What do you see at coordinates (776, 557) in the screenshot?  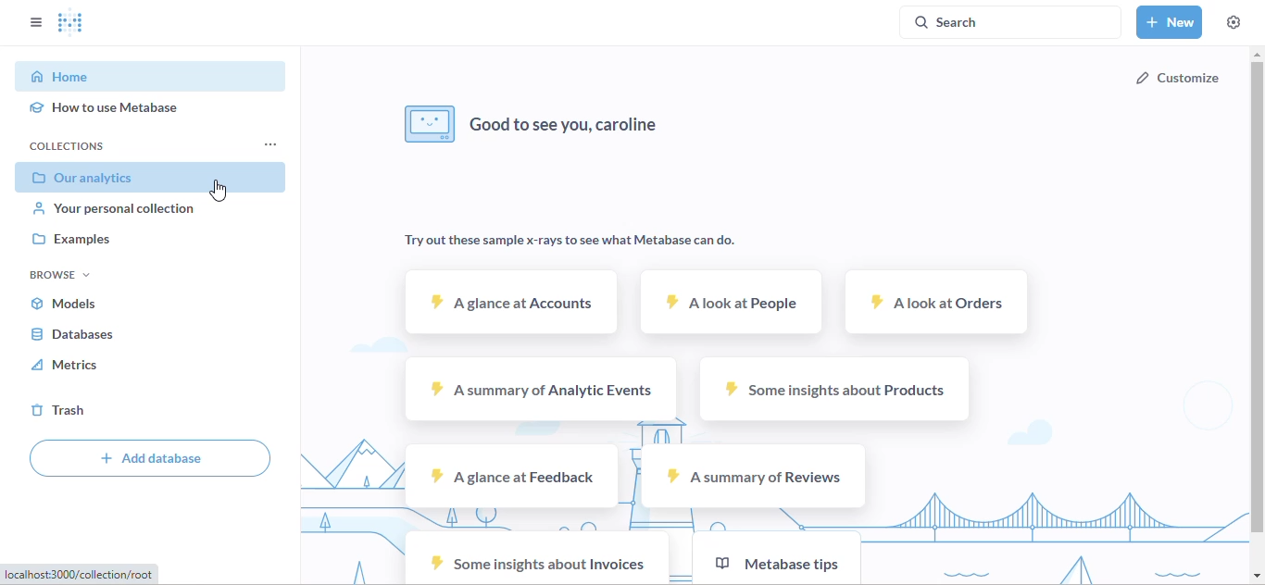 I see `metabase tips` at bounding box center [776, 557].